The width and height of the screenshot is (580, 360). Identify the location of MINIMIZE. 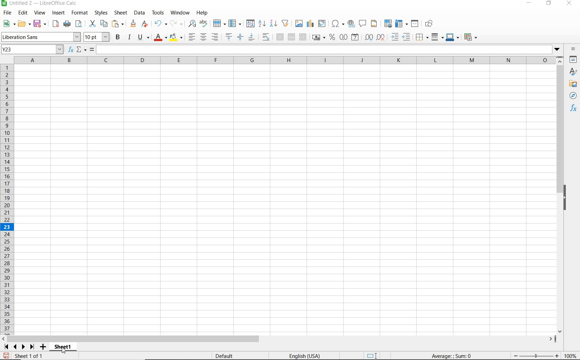
(530, 3).